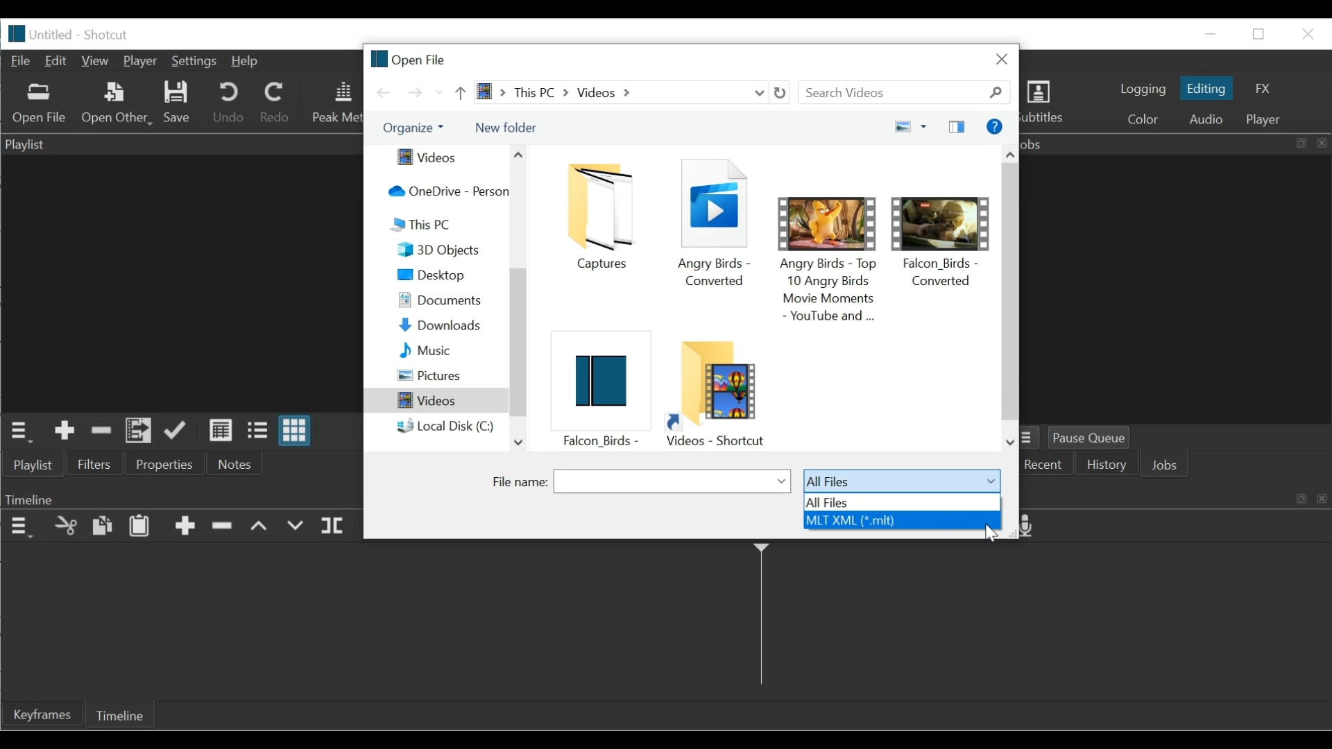 Image resolution: width=1332 pixels, height=749 pixels. I want to click on Undo, so click(228, 103).